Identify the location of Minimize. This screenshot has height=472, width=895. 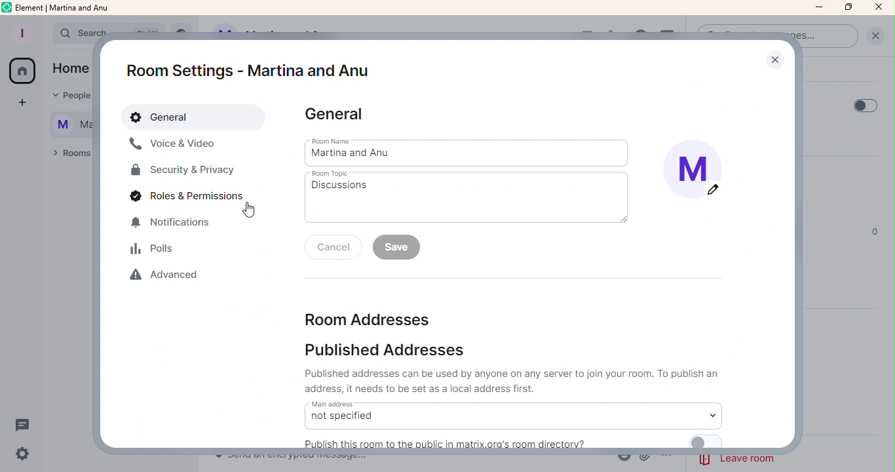
(818, 7).